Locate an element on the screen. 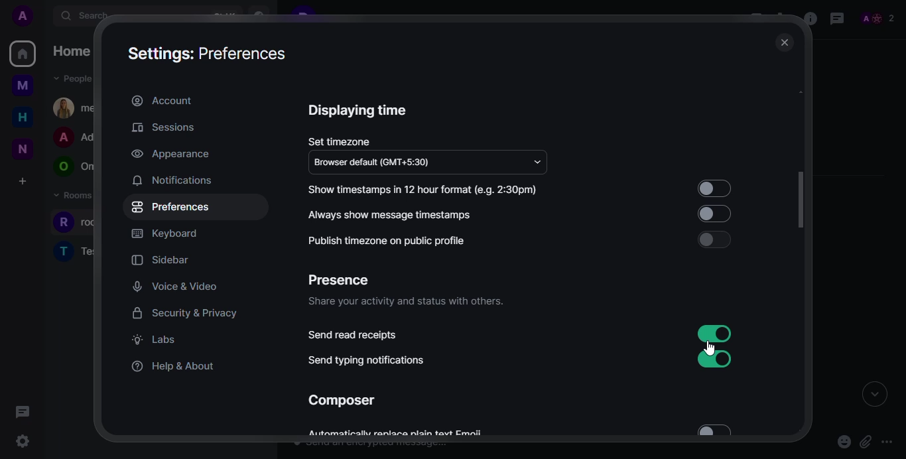 This screenshot has width=906, height=459. emoji is located at coordinates (843, 442).